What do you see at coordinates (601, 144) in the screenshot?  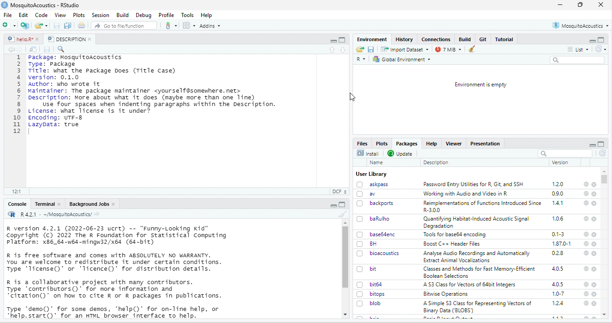 I see `full screen` at bounding box center [601, 144].